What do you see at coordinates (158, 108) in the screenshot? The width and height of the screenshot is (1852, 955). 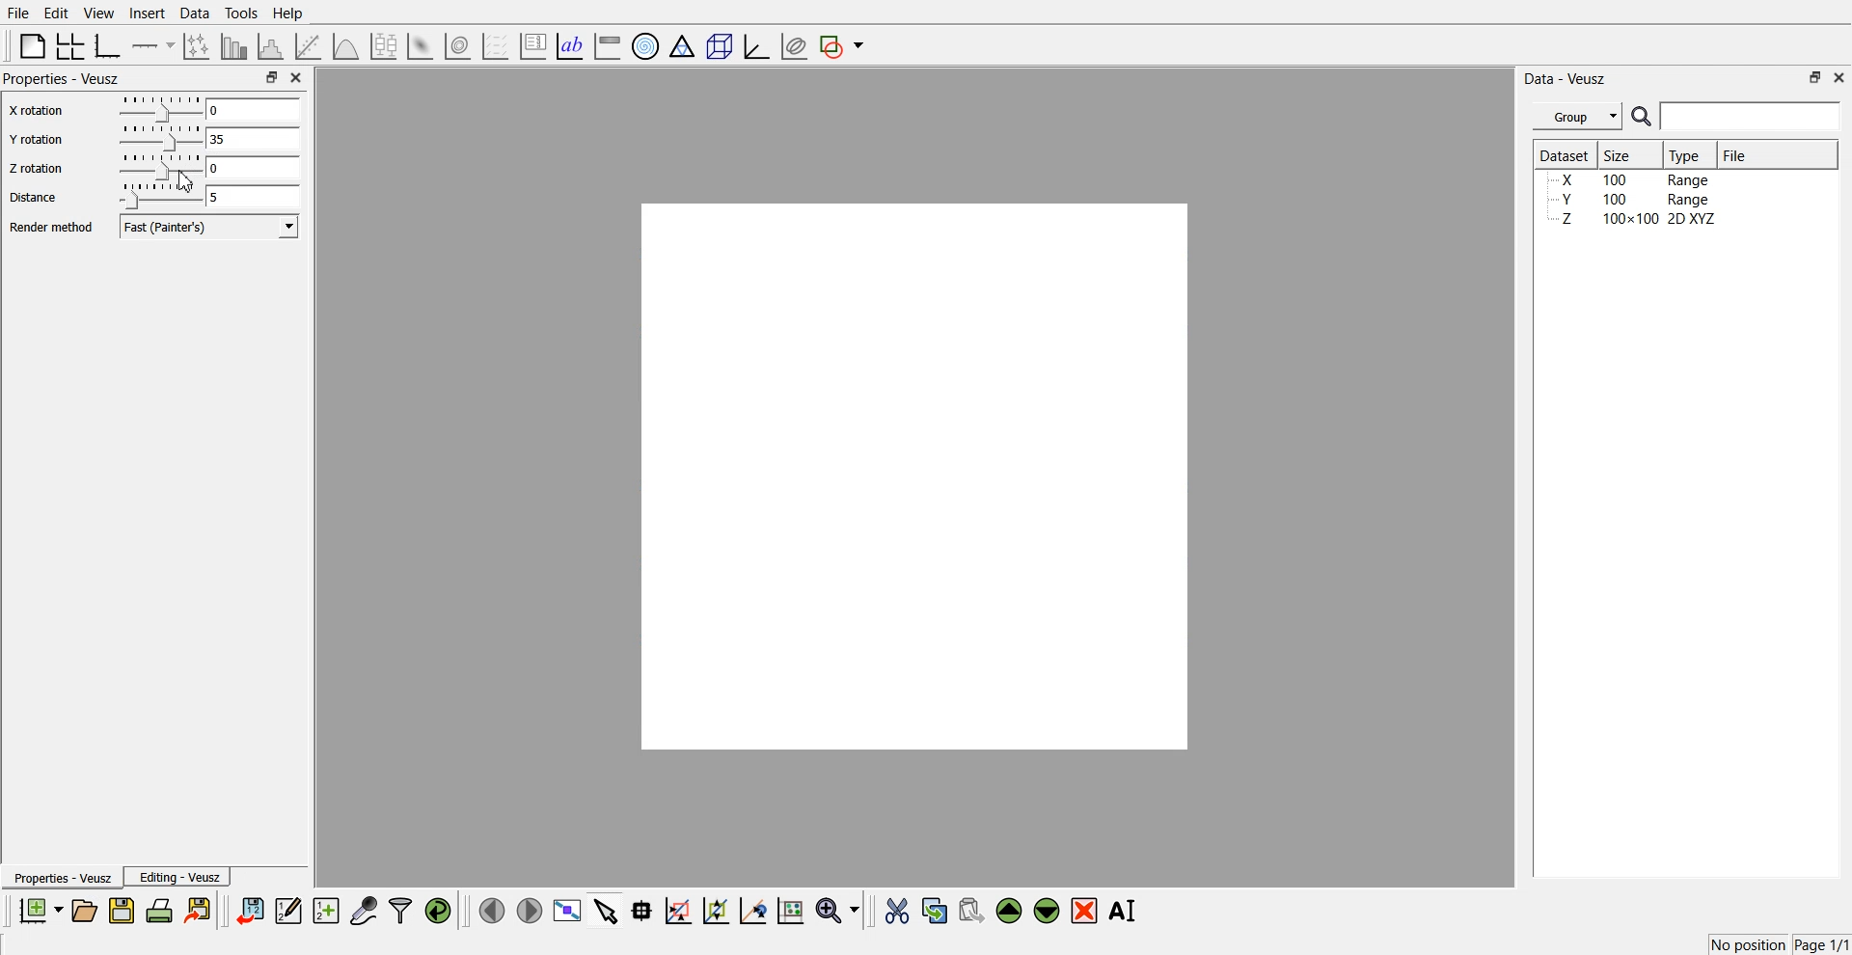 I see `Drag Handle` at bounding box center [158, 108].